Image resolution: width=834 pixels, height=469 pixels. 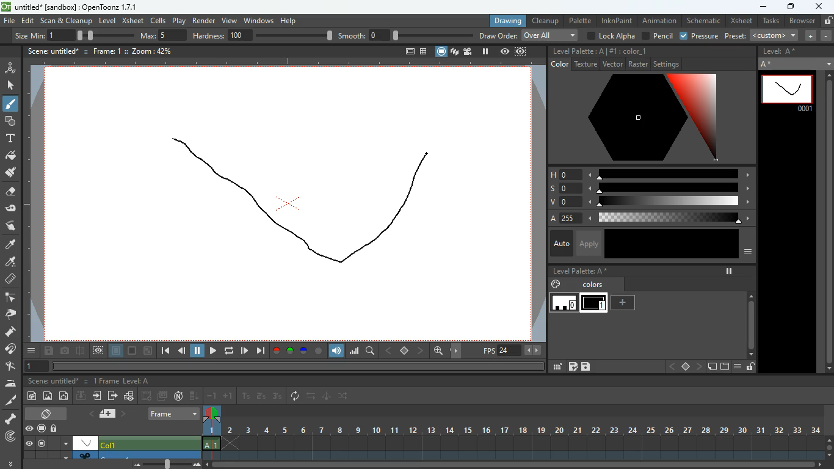 I want to click on tasks, so click(x=770, y=21).